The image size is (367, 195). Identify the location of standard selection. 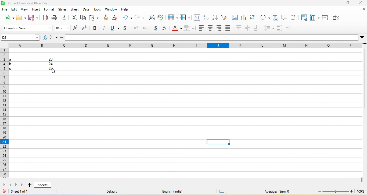
(226, 191).